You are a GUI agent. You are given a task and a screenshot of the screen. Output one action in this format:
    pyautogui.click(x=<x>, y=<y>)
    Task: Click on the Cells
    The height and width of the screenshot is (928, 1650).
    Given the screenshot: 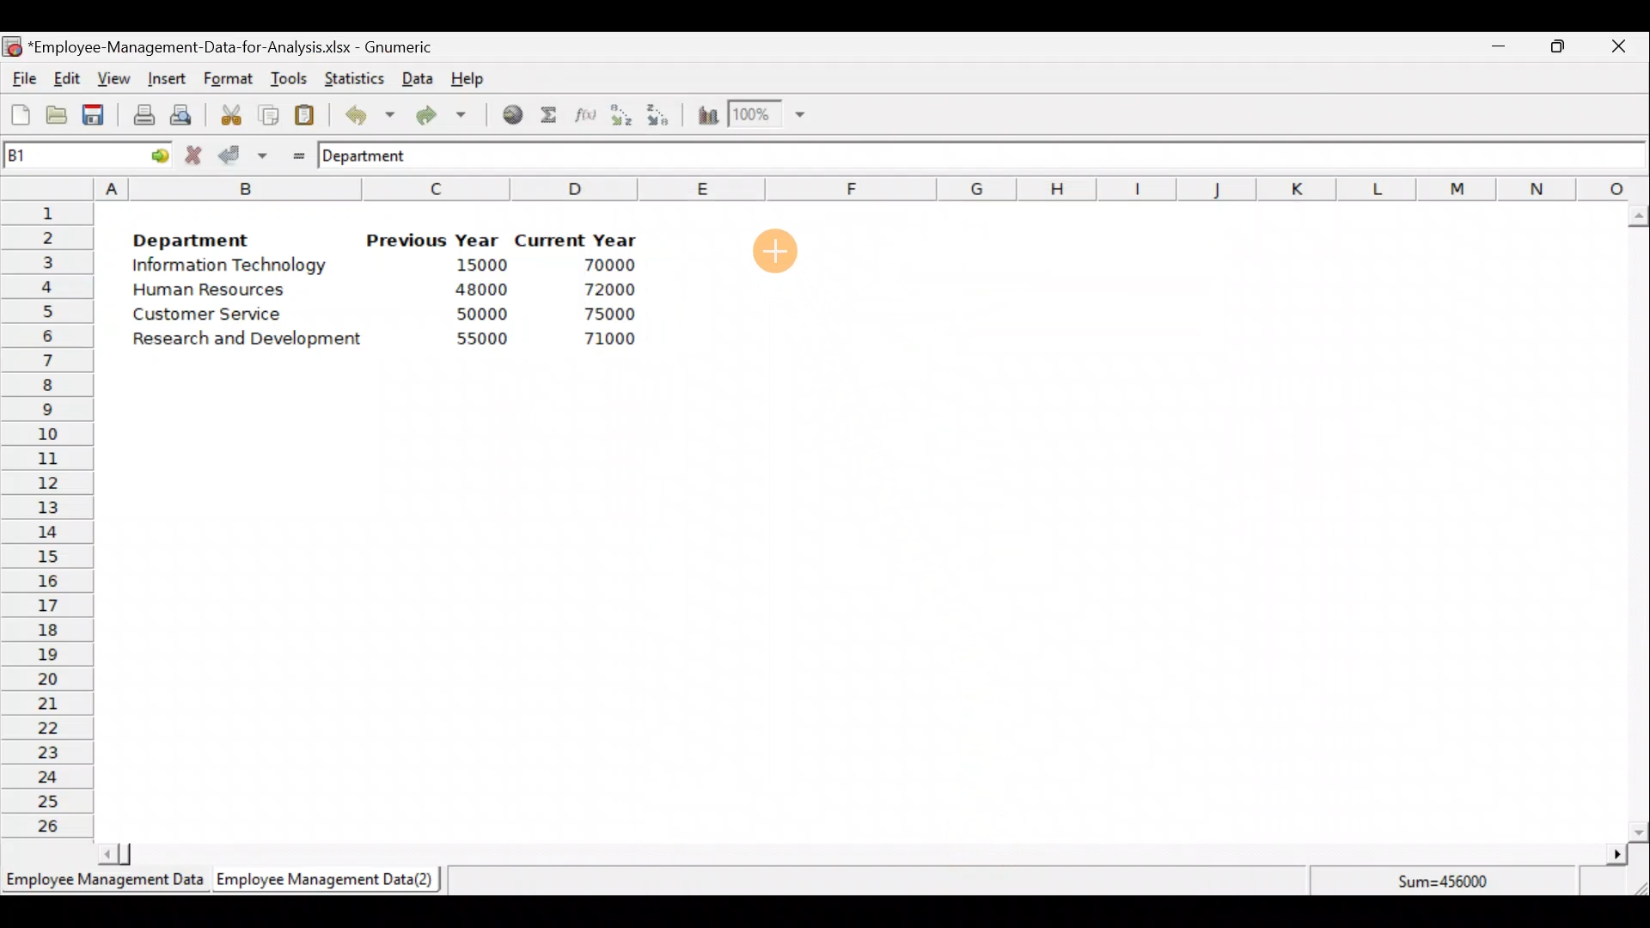 What is the action you would take?
    pyautogui.click(x=860, y=596)
    